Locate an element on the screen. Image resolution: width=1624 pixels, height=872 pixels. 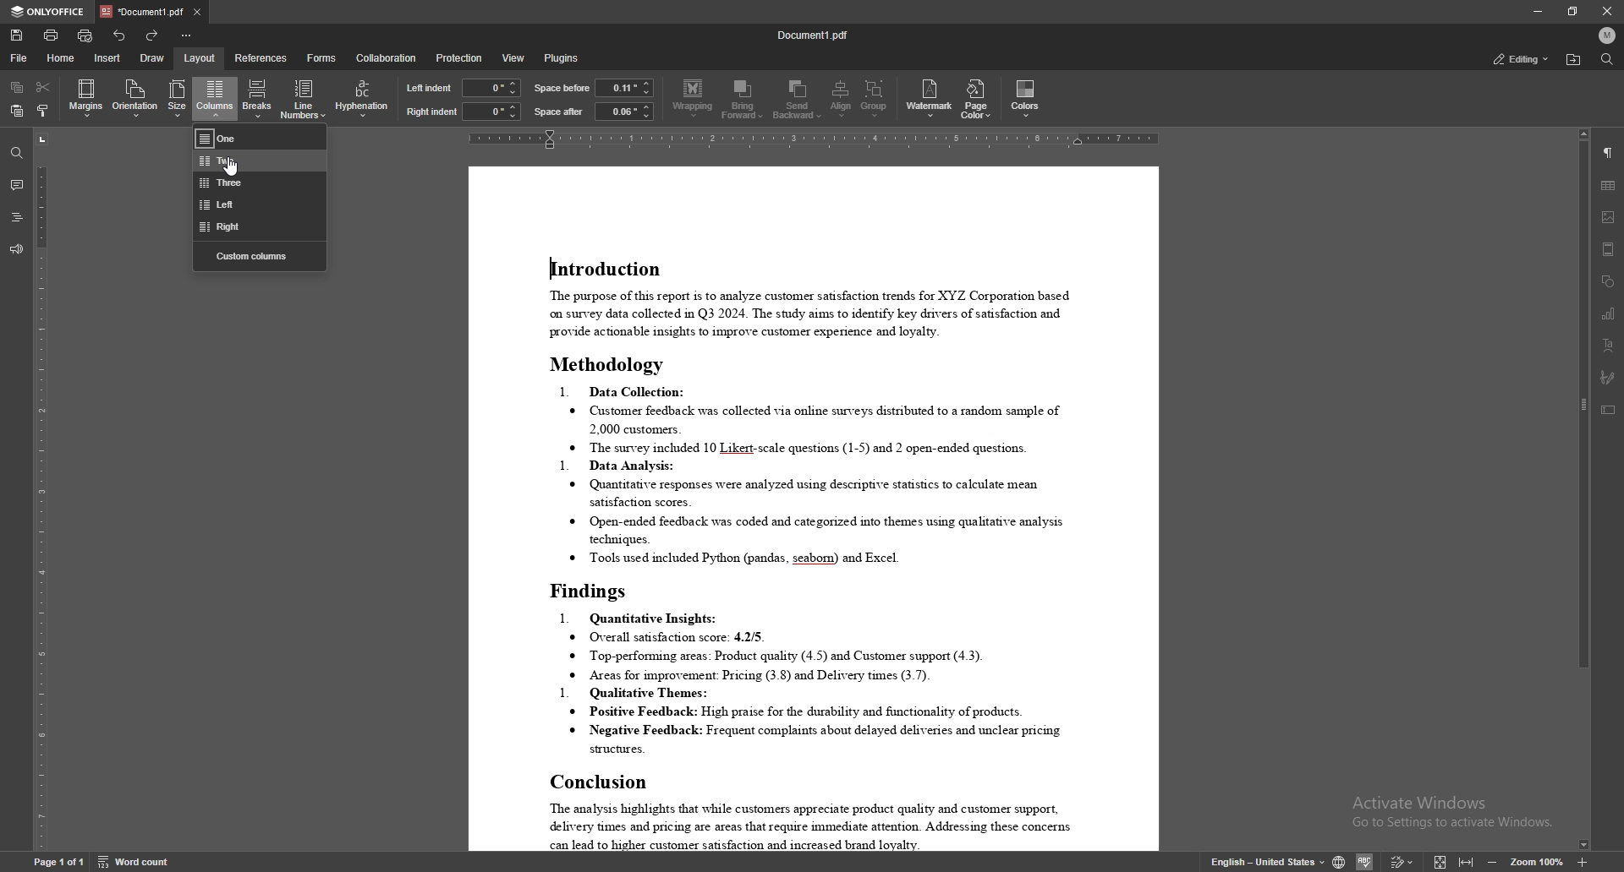
heading is located at coordinates (17, 218).